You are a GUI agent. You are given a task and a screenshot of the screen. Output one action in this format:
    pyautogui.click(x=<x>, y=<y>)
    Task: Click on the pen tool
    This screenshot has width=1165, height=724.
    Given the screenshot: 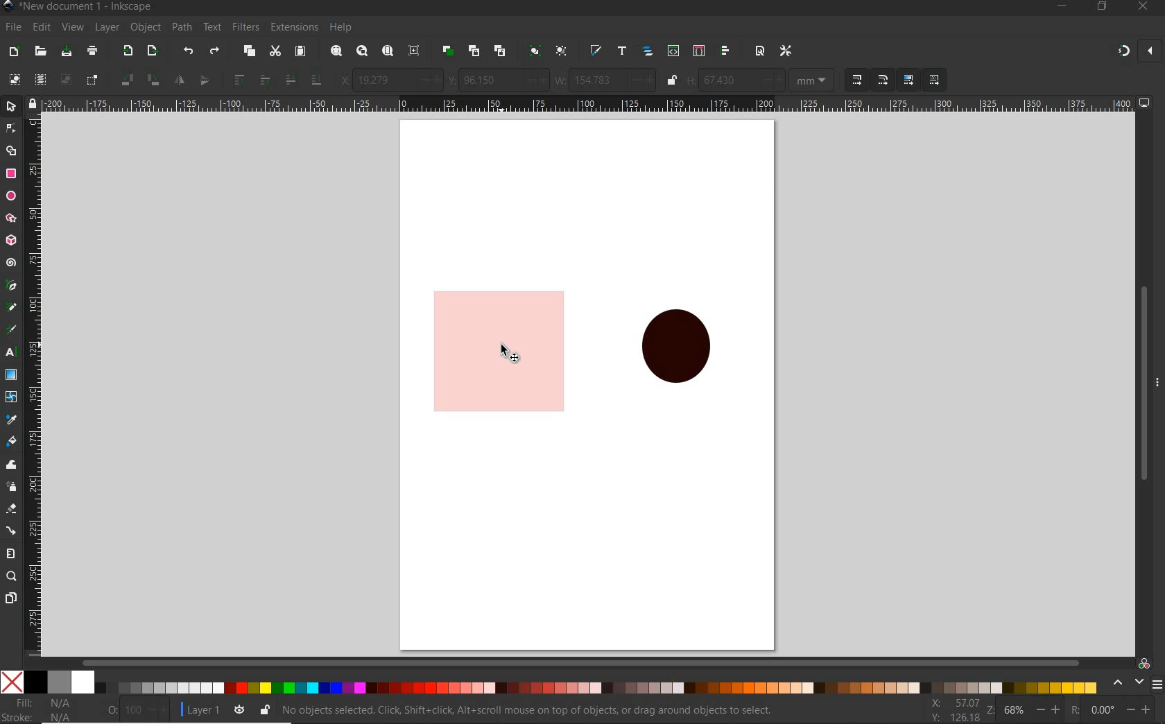 What is the action you would take?
    pyautogui.click(x=10, y=284)
    